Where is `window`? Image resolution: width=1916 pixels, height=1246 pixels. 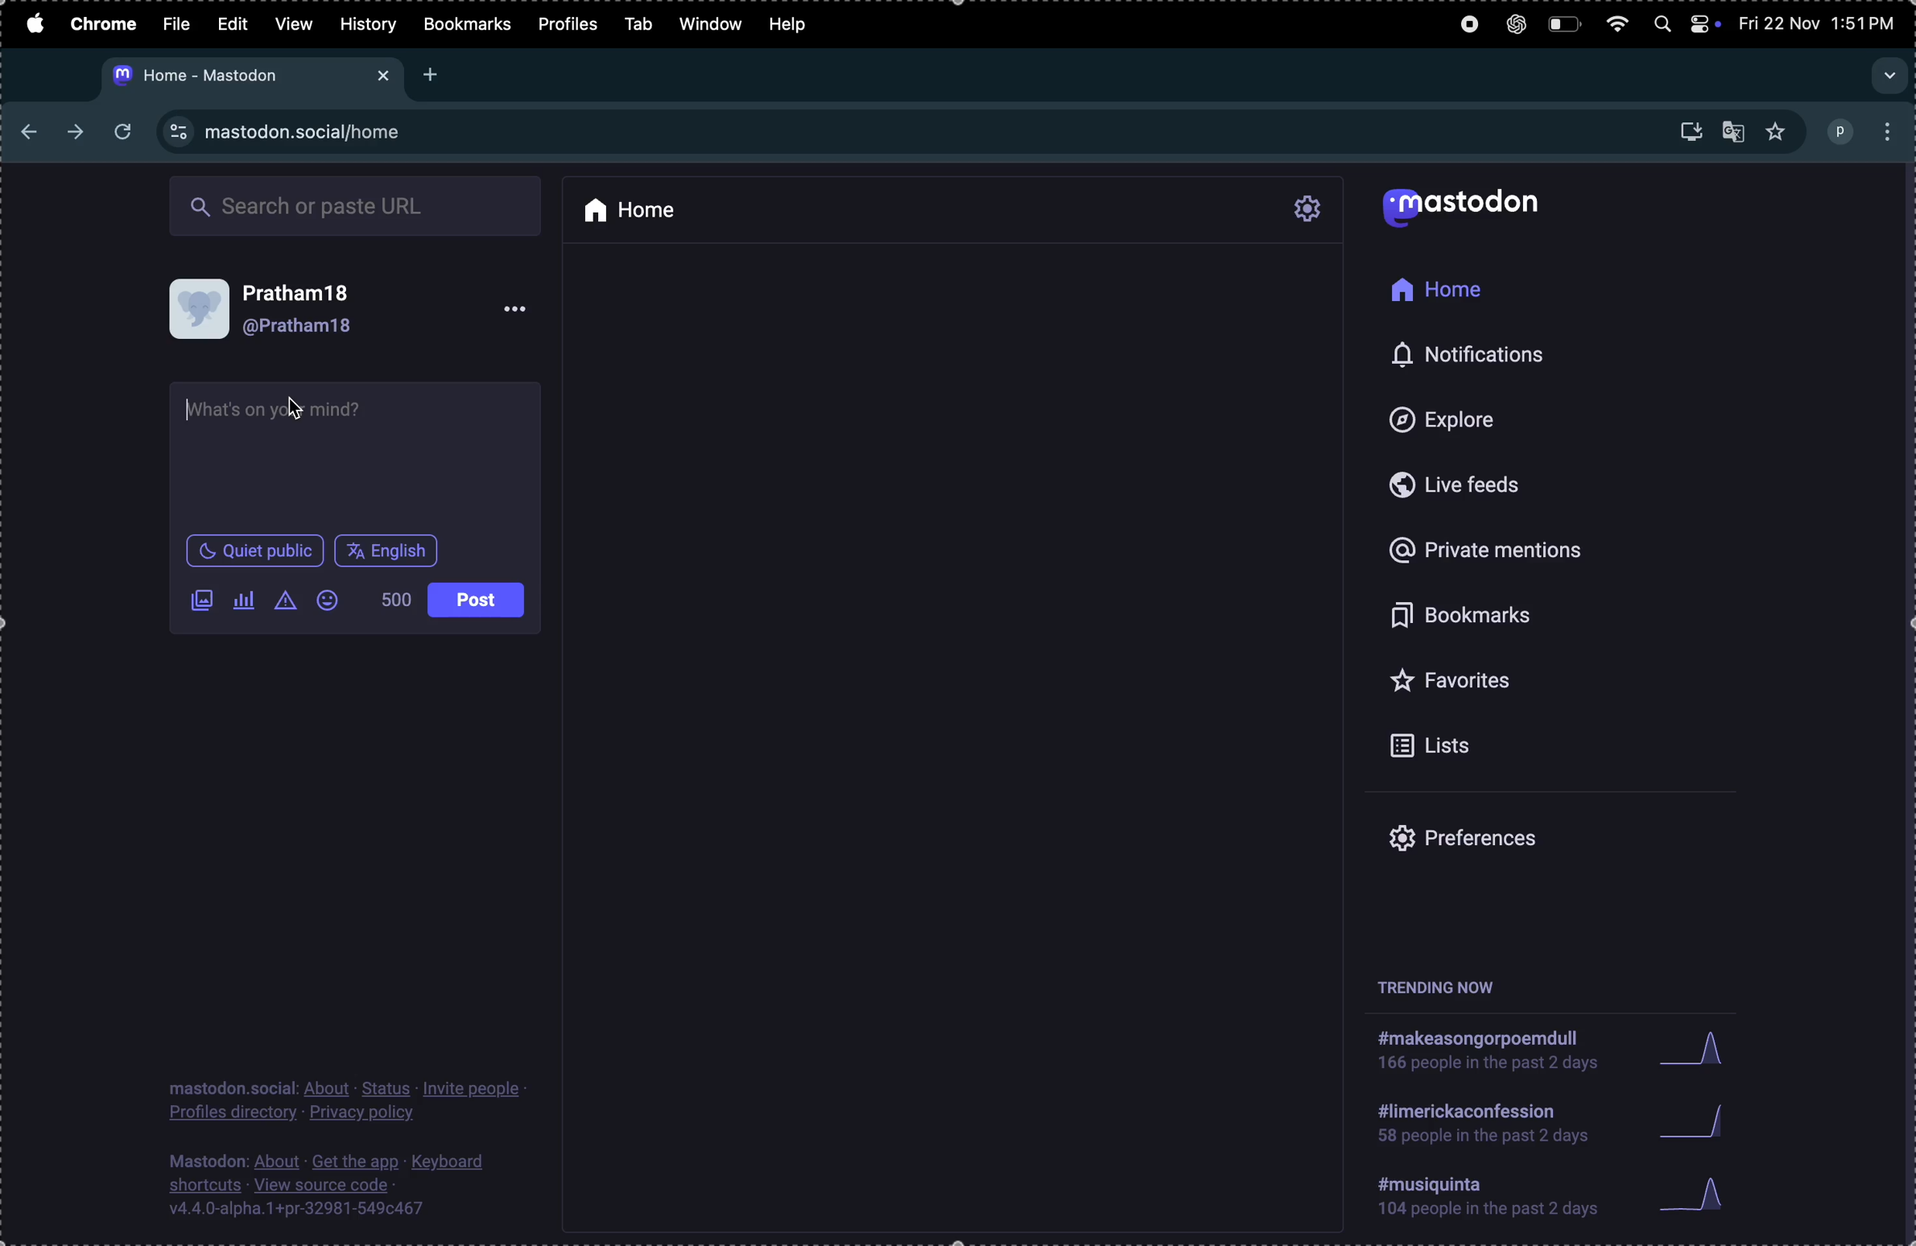 window is located at coordinates (712, 25).